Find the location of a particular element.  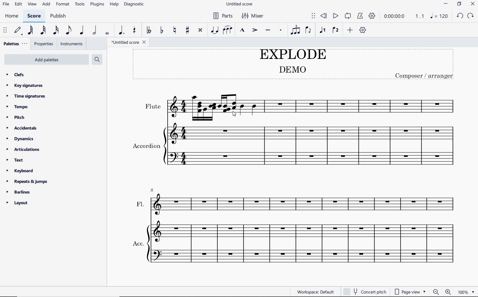

marcato is located at coordinates (242, 30).